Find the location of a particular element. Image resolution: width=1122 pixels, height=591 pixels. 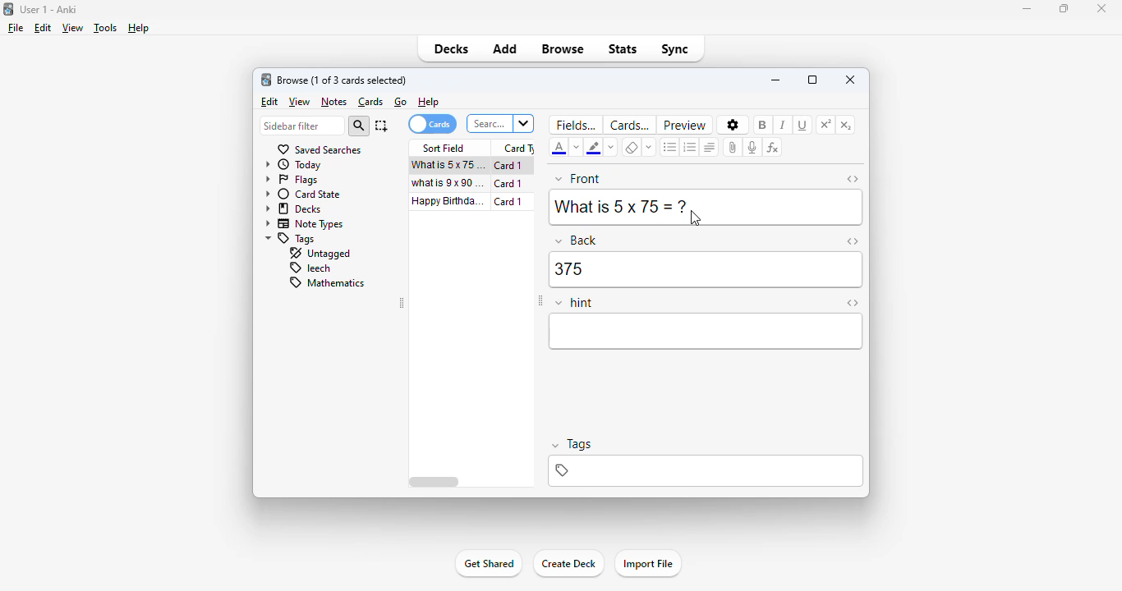

mathematics is located at coordinates (329, 283).